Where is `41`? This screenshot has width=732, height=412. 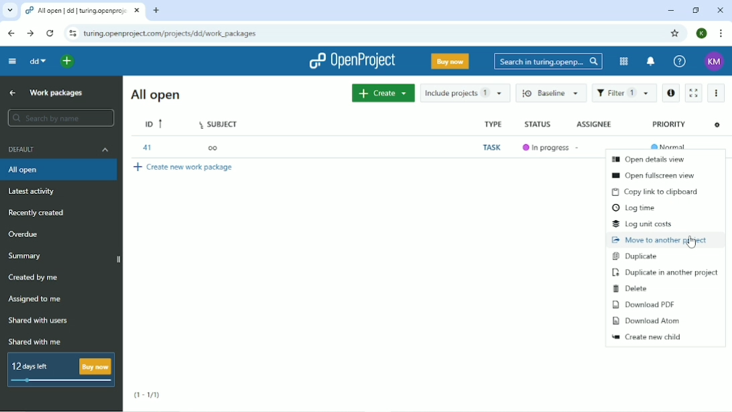
41 is located at coordinates (146, 148).